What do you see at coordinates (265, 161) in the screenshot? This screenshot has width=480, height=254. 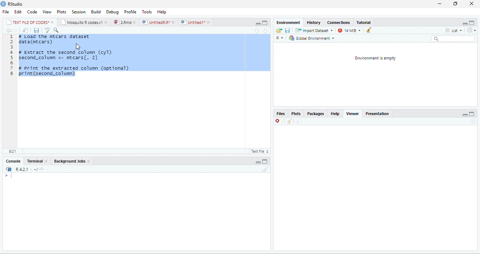 I see `maximize` at bounding box center [265, 161].